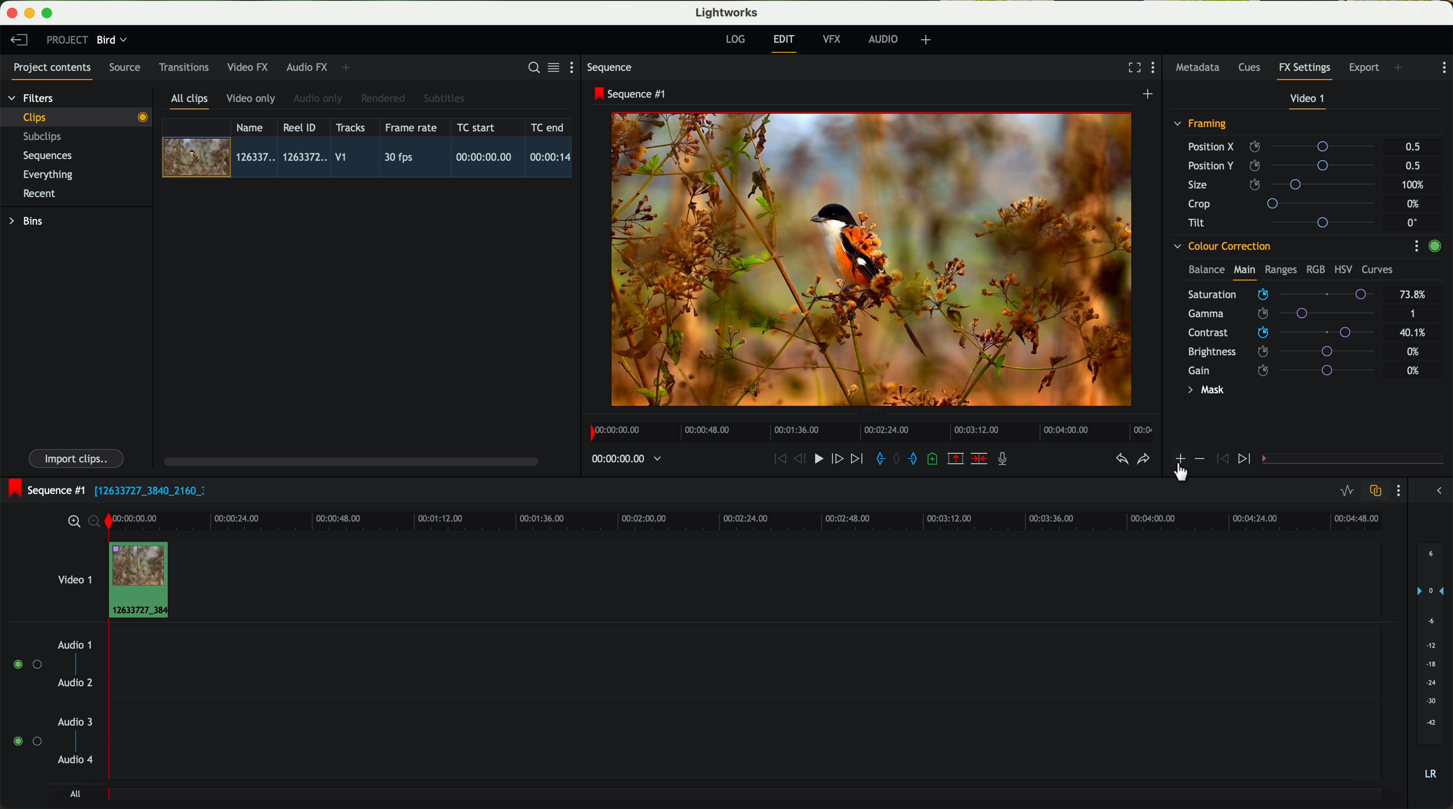 The height and width of the screenshot is (809, 1453). What do you see at coordinates (67, 39) in the screenshot?
I see `project` at bounding box center [67, 39].